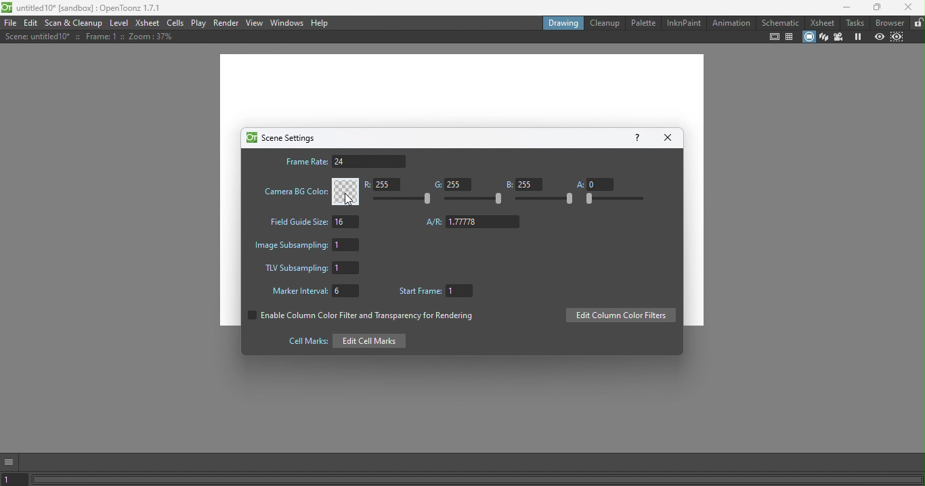  I want to click on Slide bar, so click(405, 199).